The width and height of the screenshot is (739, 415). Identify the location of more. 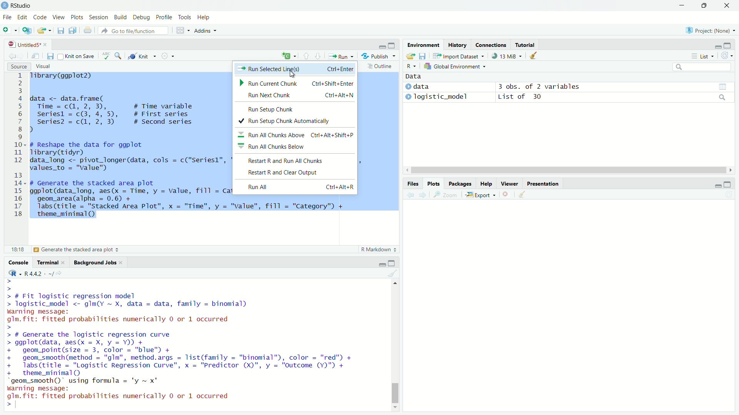
(693, 57).